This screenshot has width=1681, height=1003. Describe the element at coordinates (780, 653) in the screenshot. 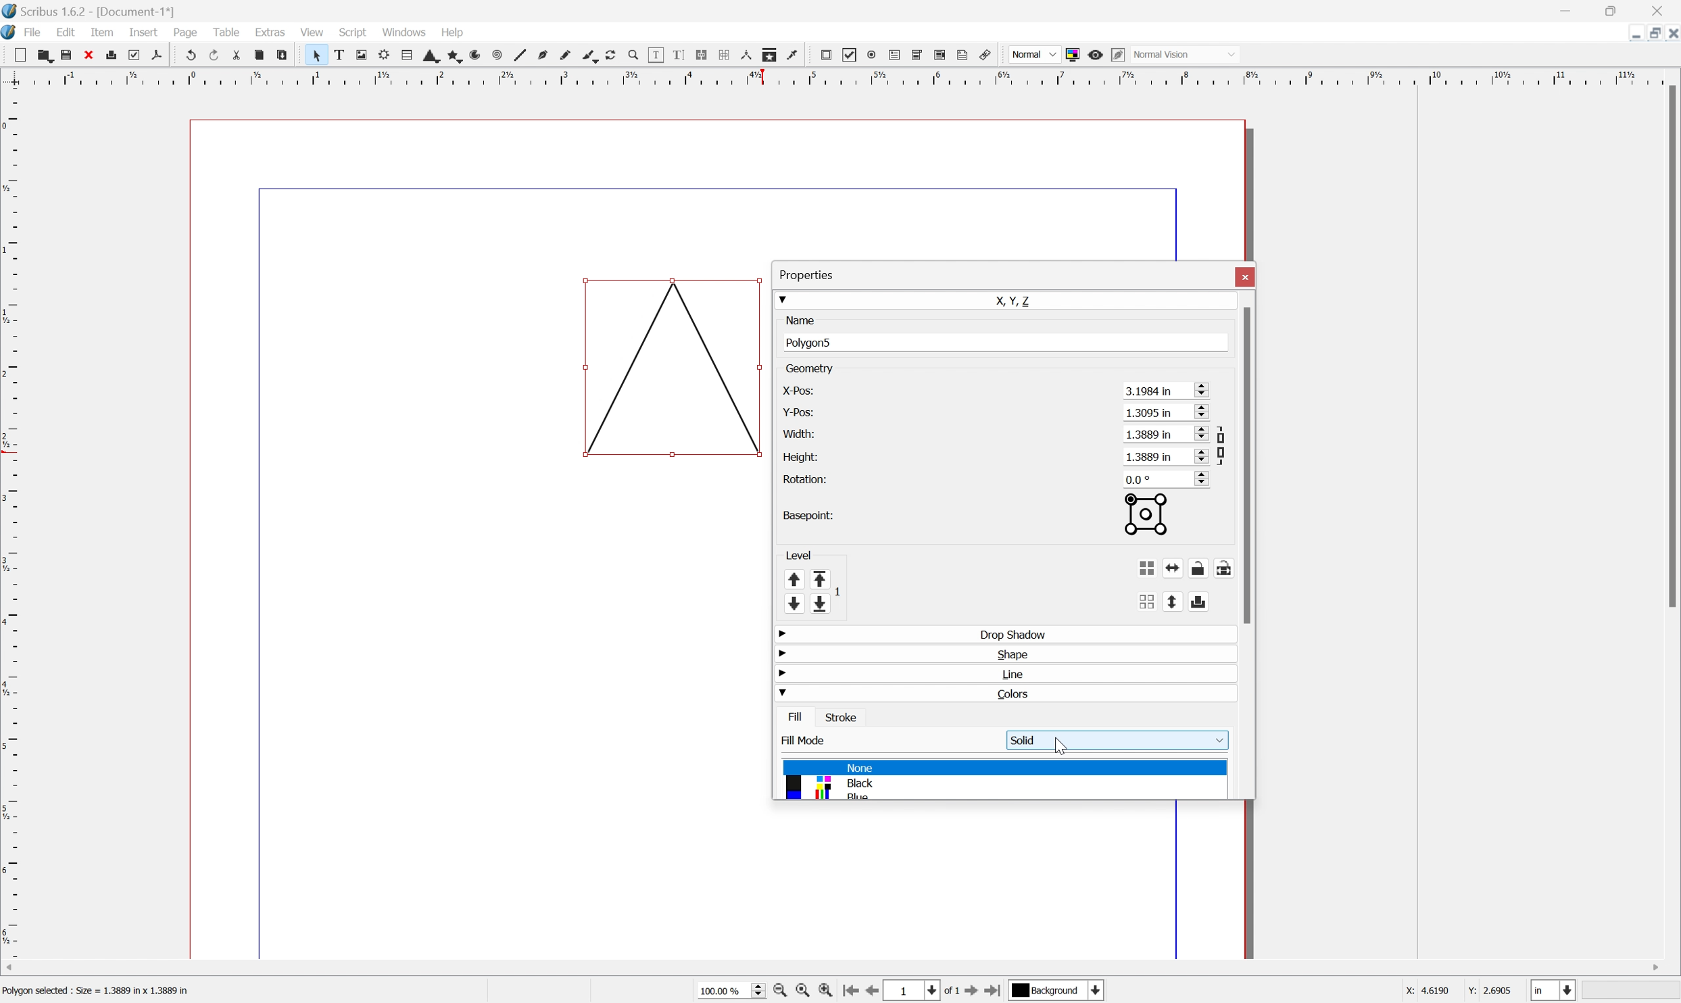

I see `Drop Down` at that location.